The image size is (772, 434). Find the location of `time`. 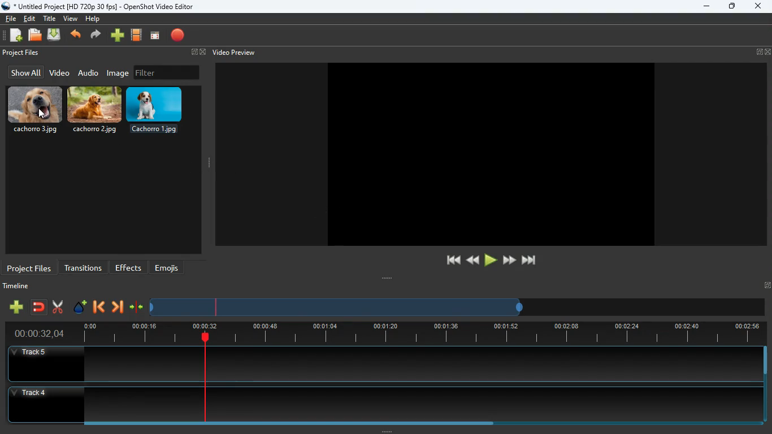

time is located at coordinates (34, 333).